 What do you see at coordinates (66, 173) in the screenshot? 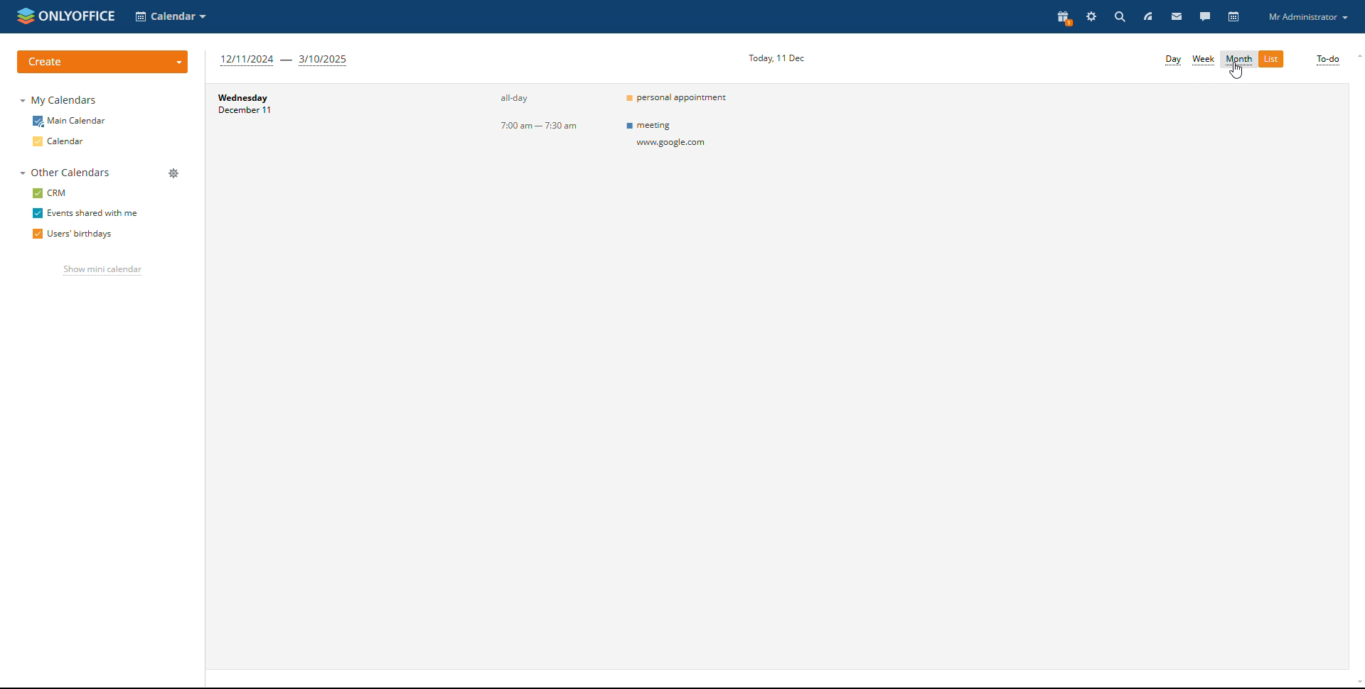
I see `other calendars` at bounding box center [66, 173].